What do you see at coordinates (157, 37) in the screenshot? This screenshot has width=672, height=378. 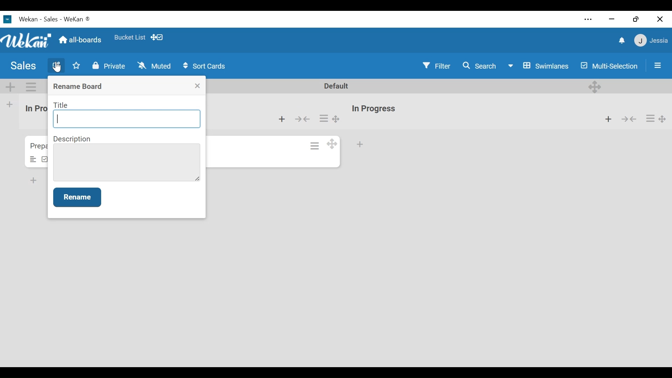 I see `Show desktop drag handle` at bounding box center [157, 37].